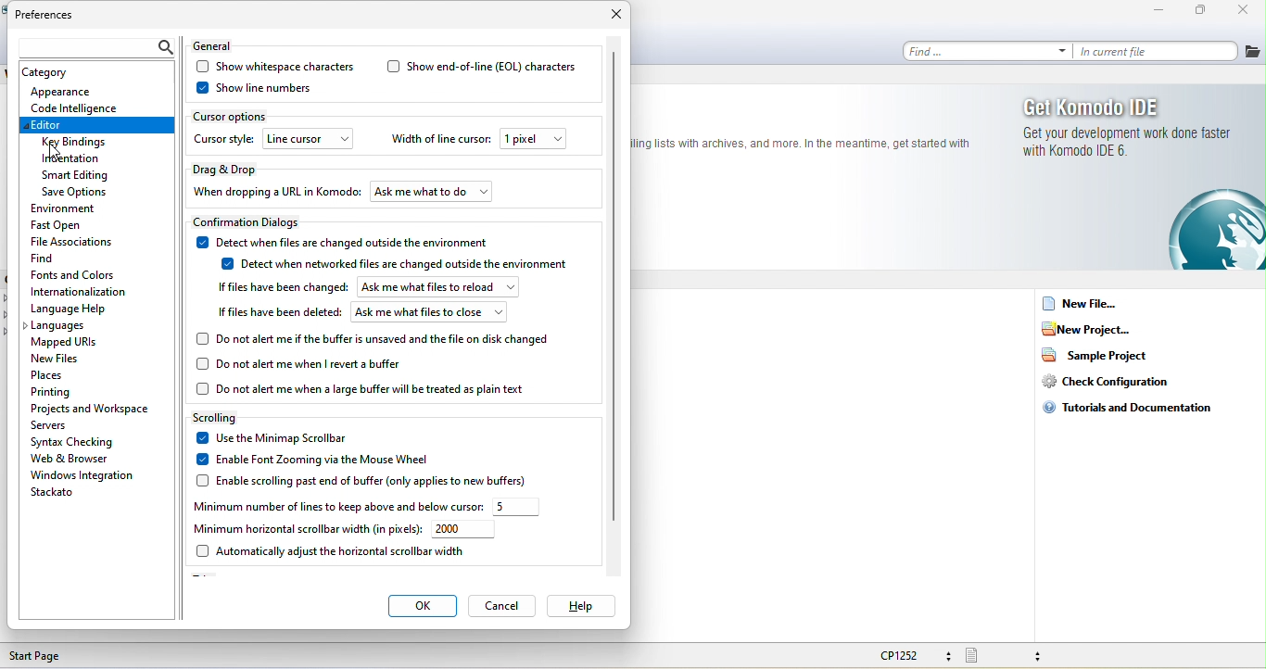 This screenshot has width=1266, height=669. I want to click on cp1252, so click(912, 655).